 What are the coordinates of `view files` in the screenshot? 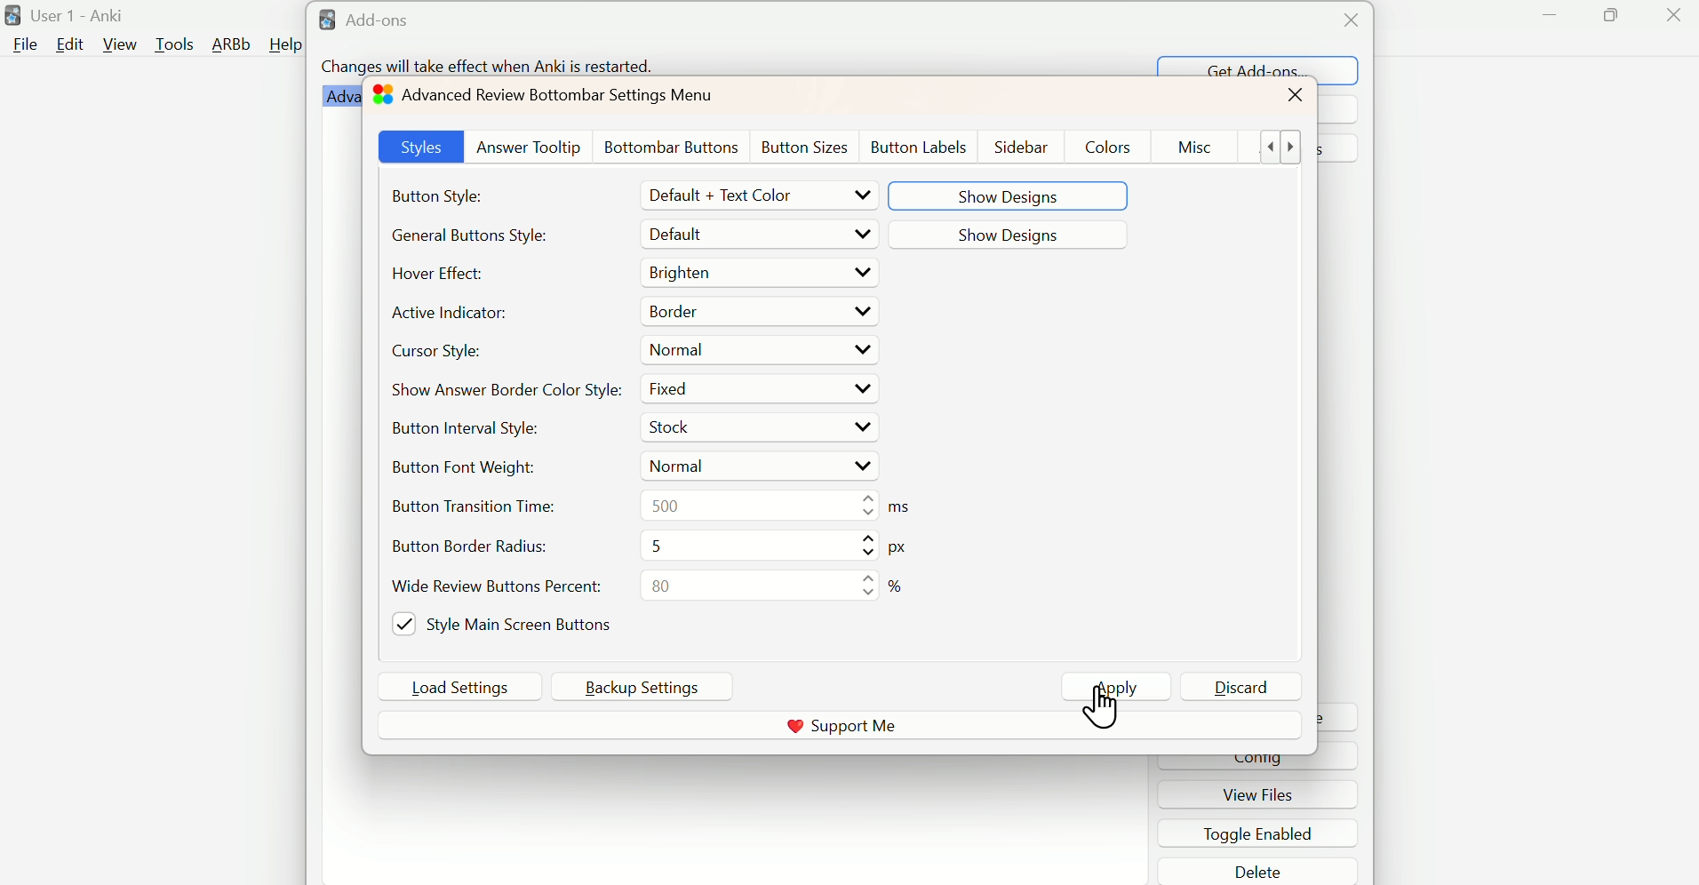 It's located at (1249, 793).